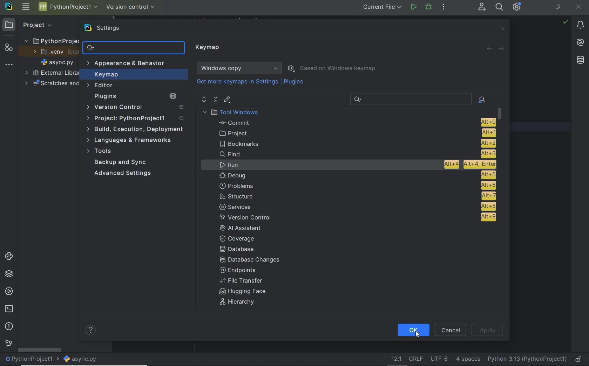 Image resolution: width=589 pixels, height=366 pixels. What do you see at coordinates (245, 228) in the screenshot?
I see `AI Assistant` at bounding box center [245, 228].